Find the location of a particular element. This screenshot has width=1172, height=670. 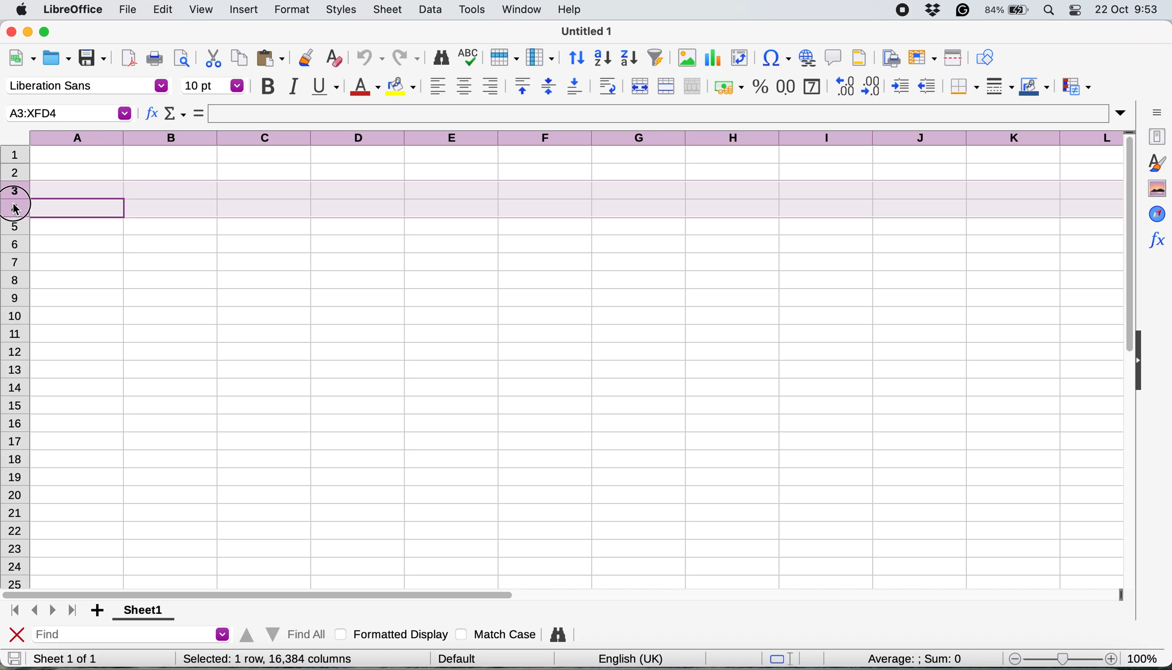

column is located at coordinates (540, 57).